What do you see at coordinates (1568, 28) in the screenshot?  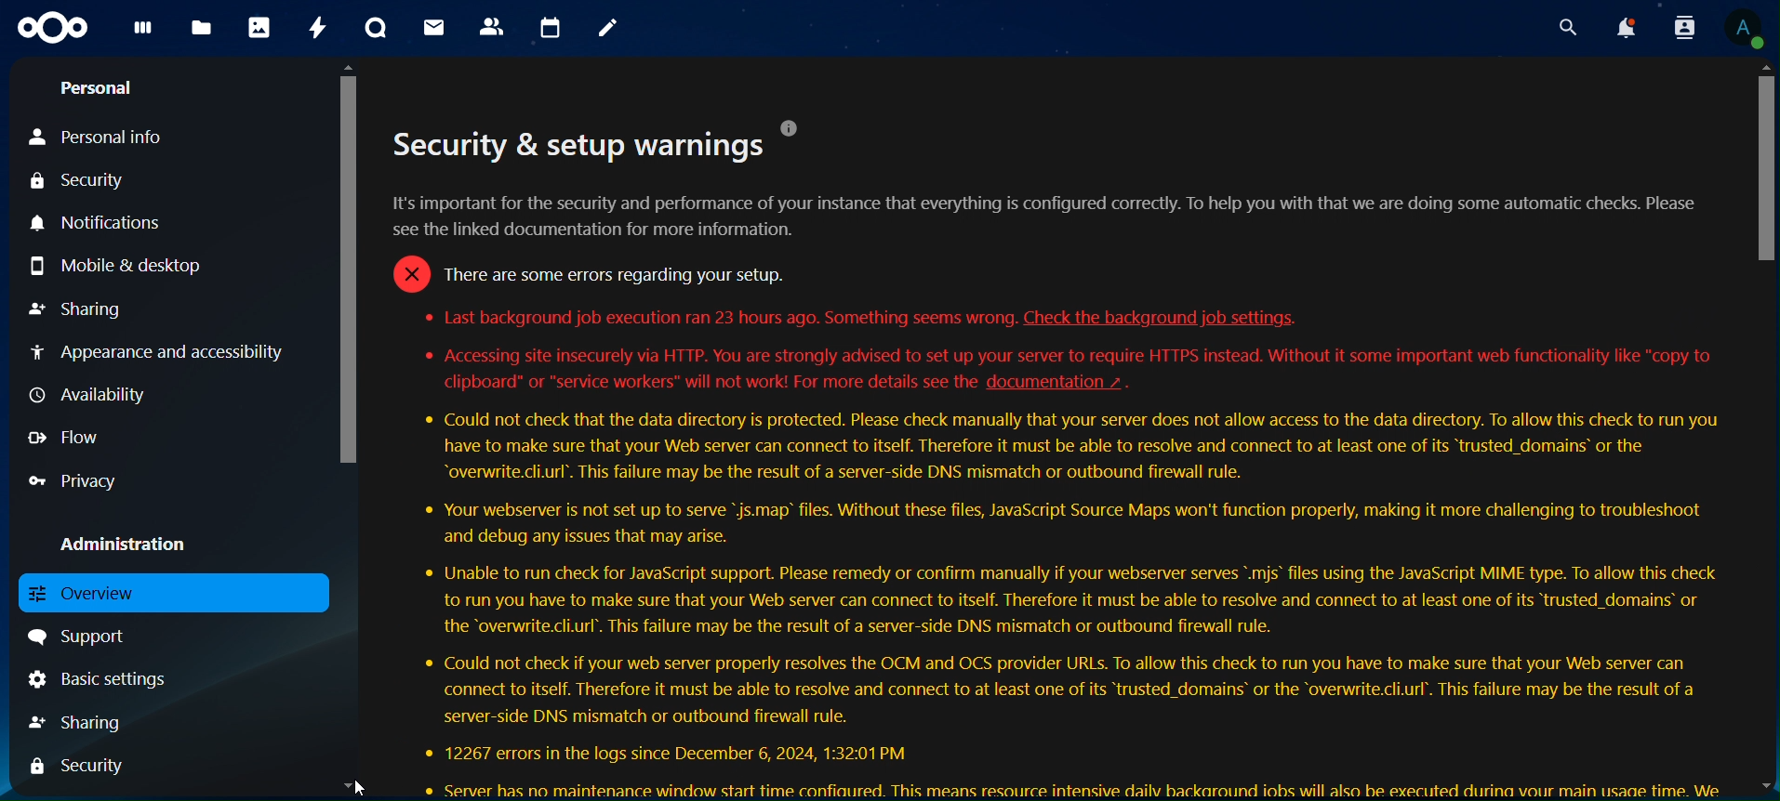 I see `search` at bounding box center [1568, 28].